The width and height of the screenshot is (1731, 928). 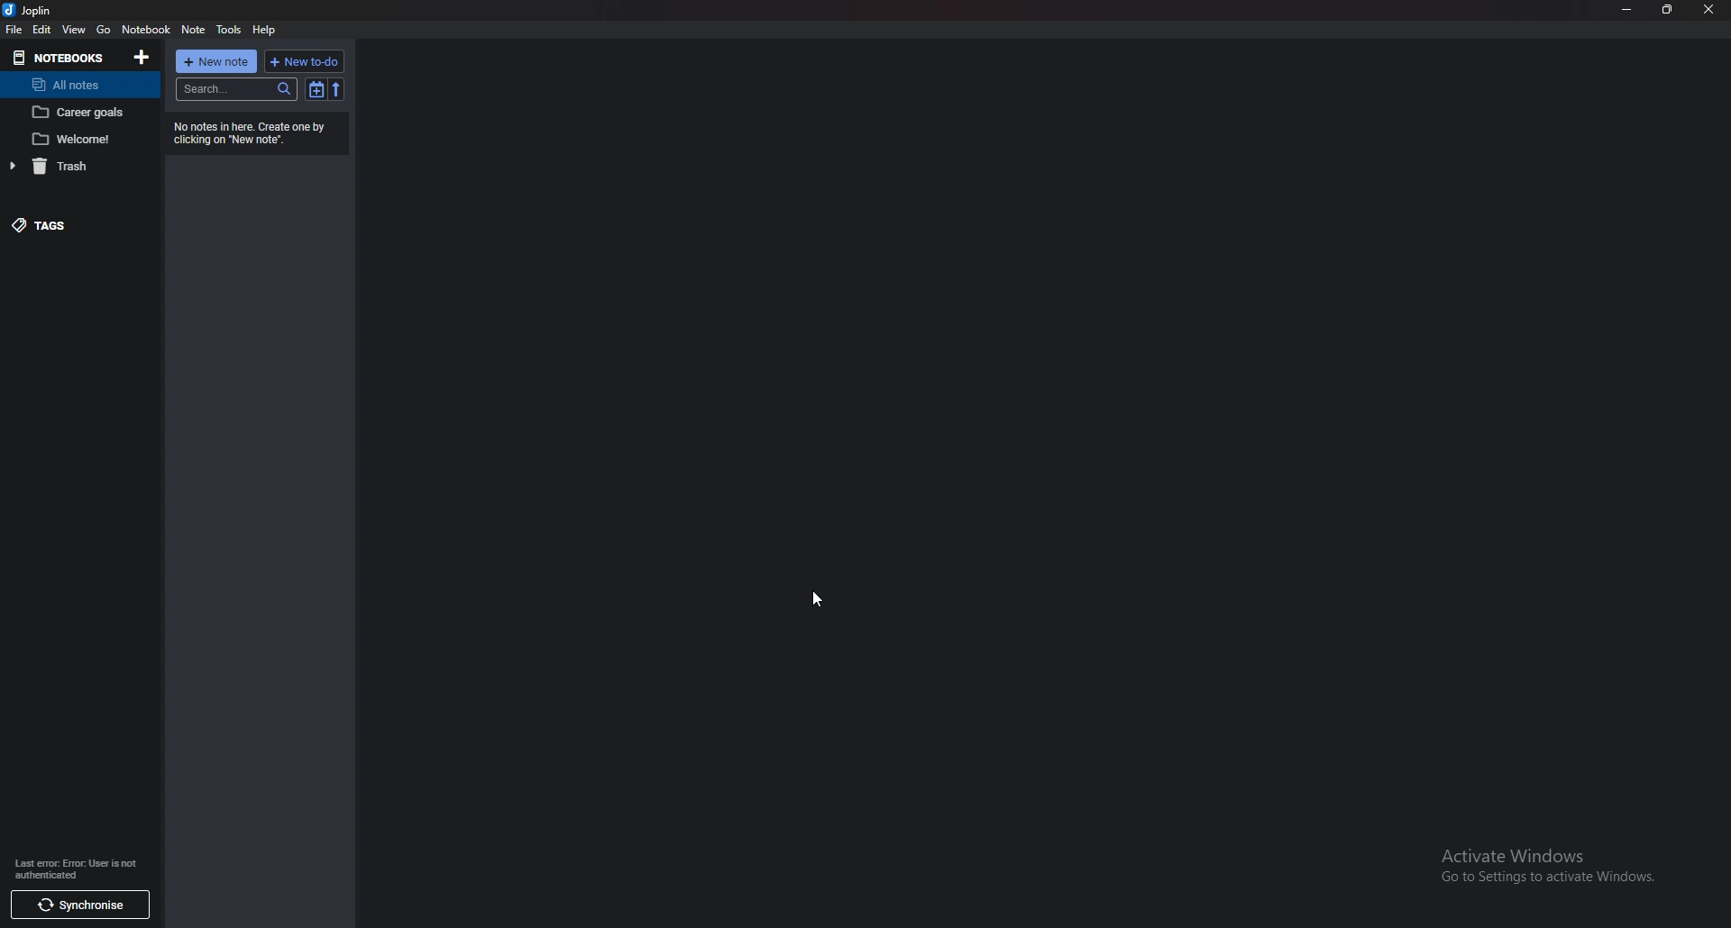 What do you see at coordinates (74, 29) in the screenshot?
I see `view` at bounding box center [74, 29].